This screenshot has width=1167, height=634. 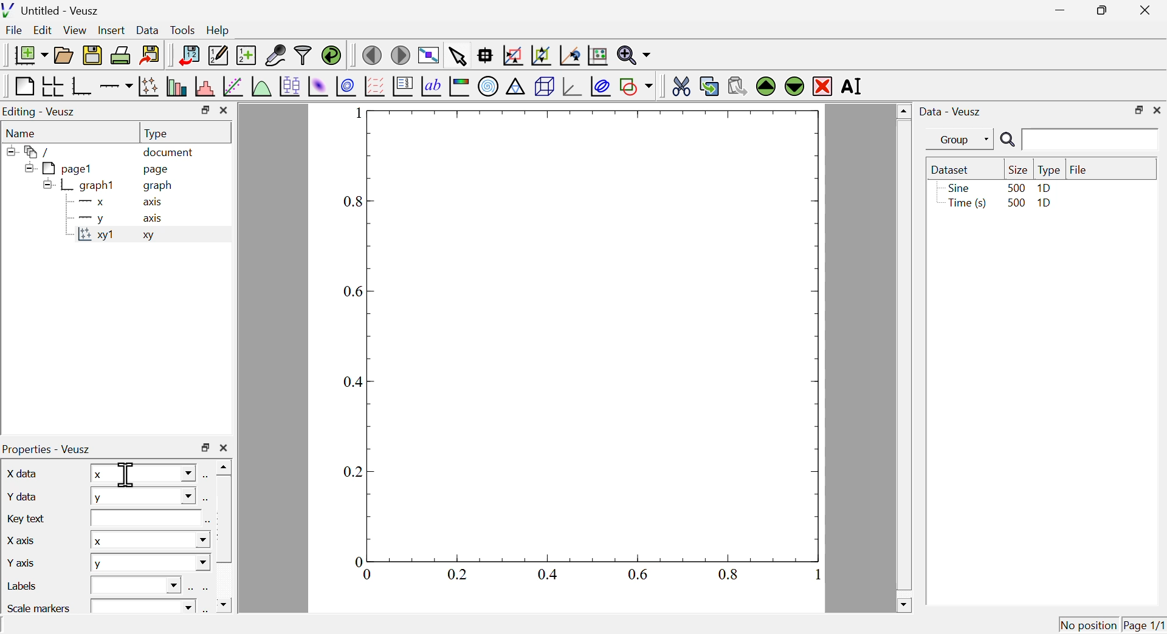 What do you see at coordinates (369, 575) in the screenshot?
I see `0` at bounding box center [369, 575].